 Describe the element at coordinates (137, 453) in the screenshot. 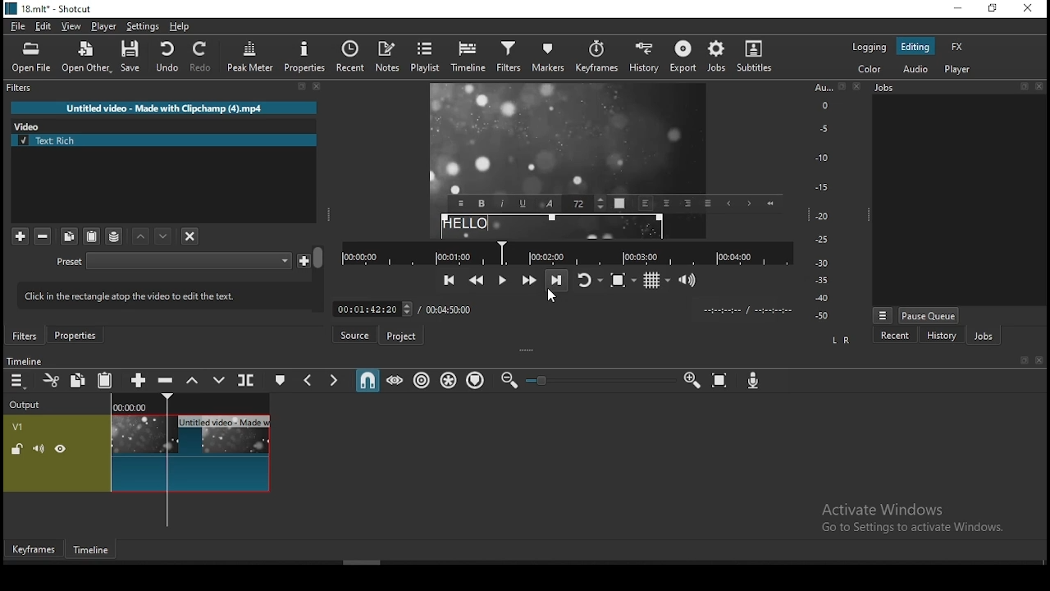

I see `video track` at that location.